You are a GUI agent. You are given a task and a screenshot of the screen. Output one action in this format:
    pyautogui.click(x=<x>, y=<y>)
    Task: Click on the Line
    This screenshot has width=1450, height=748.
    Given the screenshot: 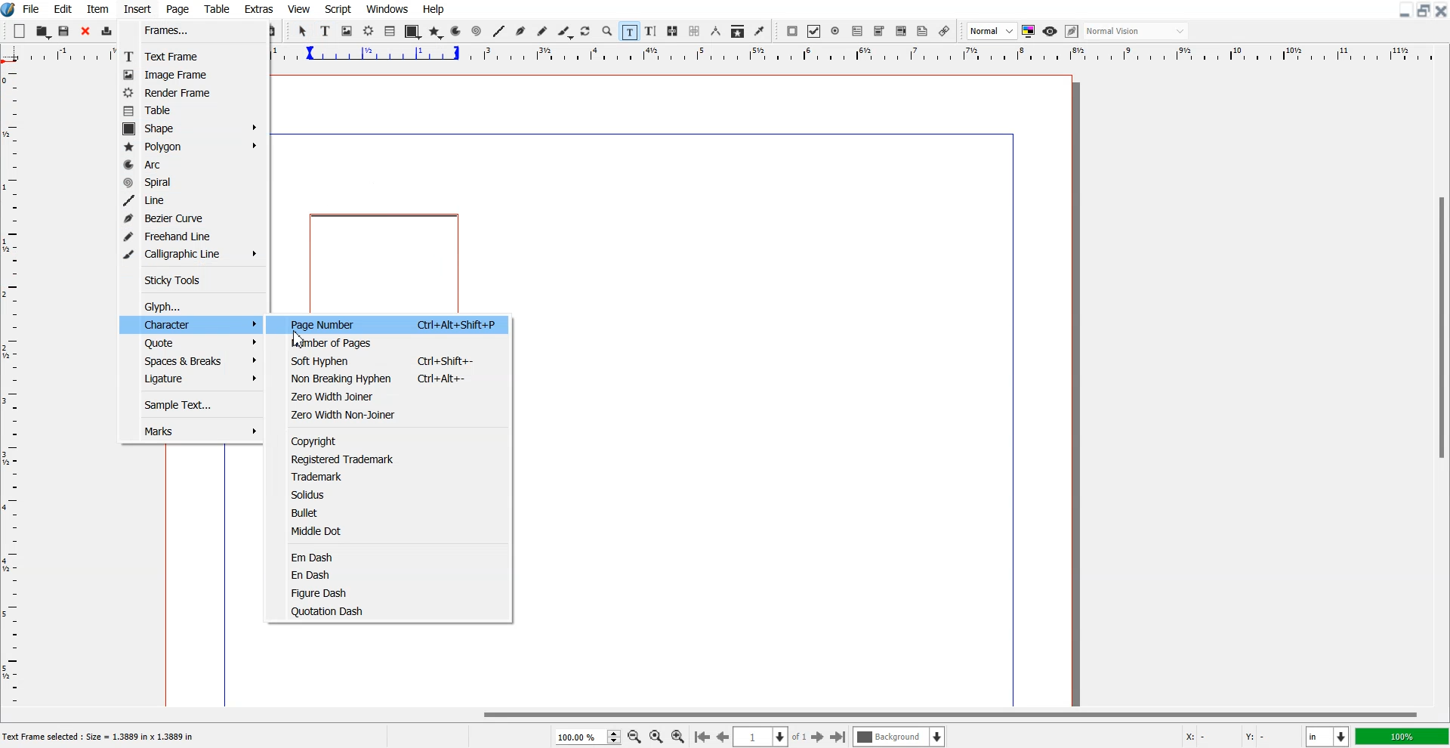 What is the action you would take?
    pyautogui.click(x=192, y=199)
    